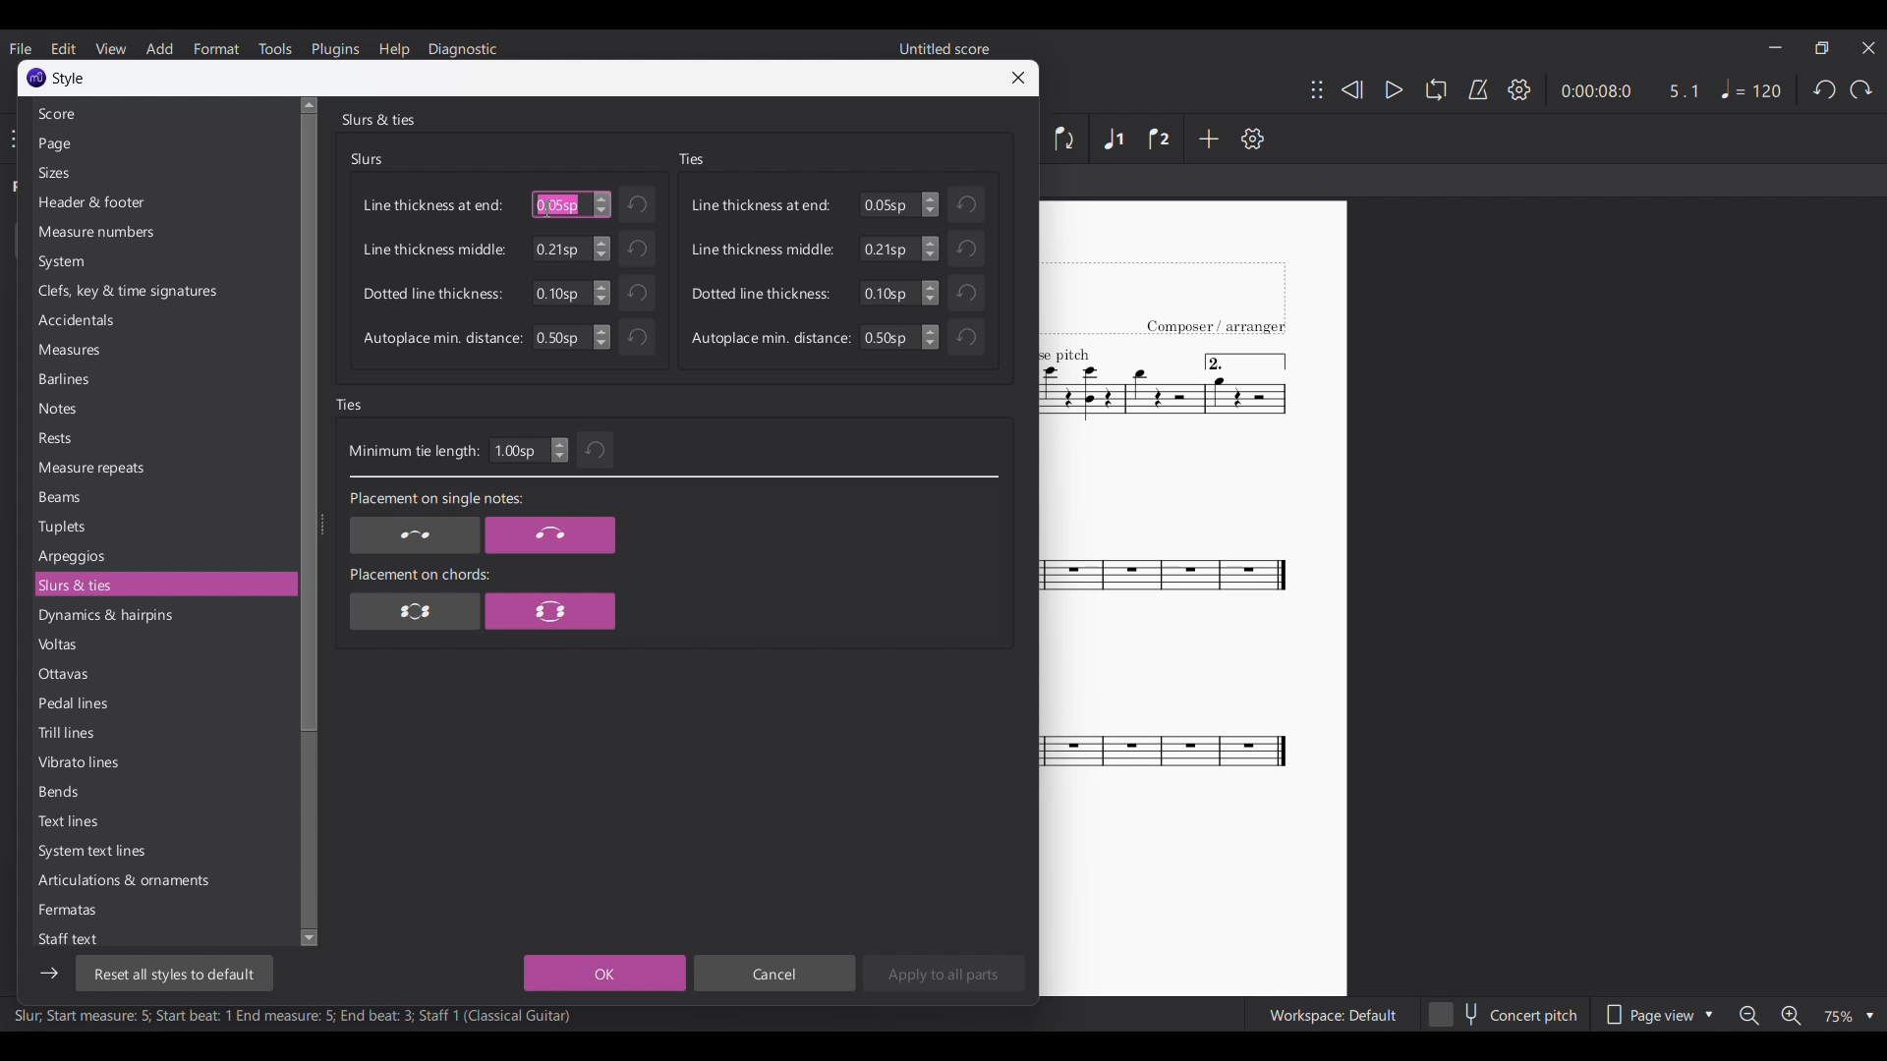 Image resolution: width=1887 pixels, height=1061 pixels. I want to click on Dynamics & hairpins, so click(162, 616).